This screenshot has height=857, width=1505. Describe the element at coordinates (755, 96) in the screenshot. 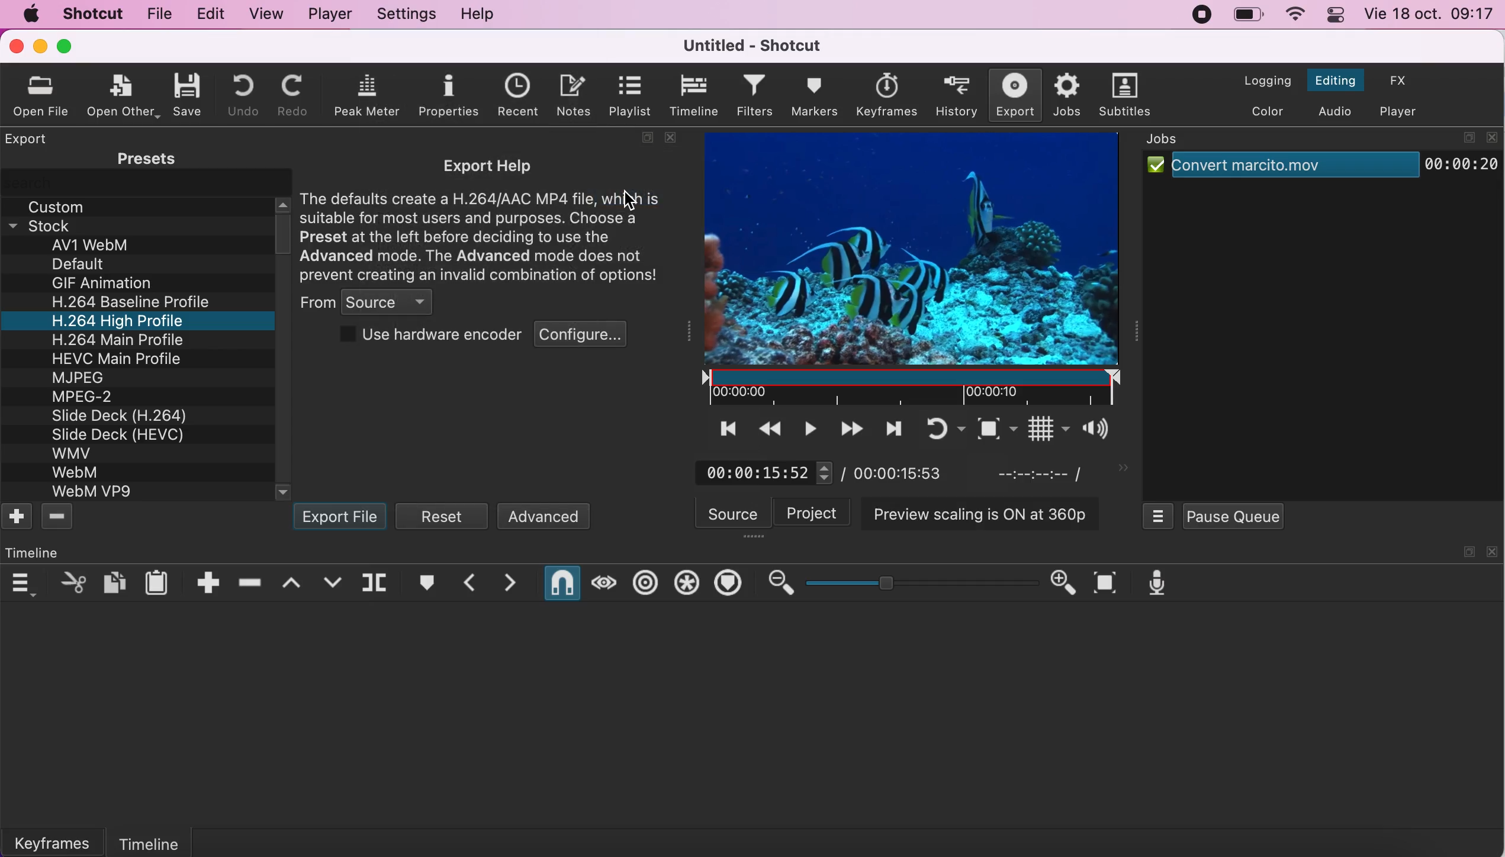

I see `filters` at that location.